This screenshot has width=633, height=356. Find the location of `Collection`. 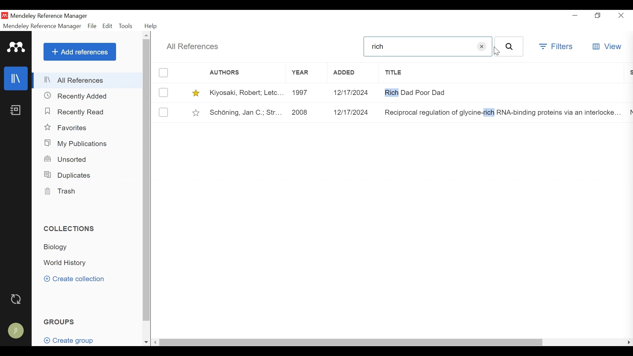

Collection is located at coordinates (68, 263).